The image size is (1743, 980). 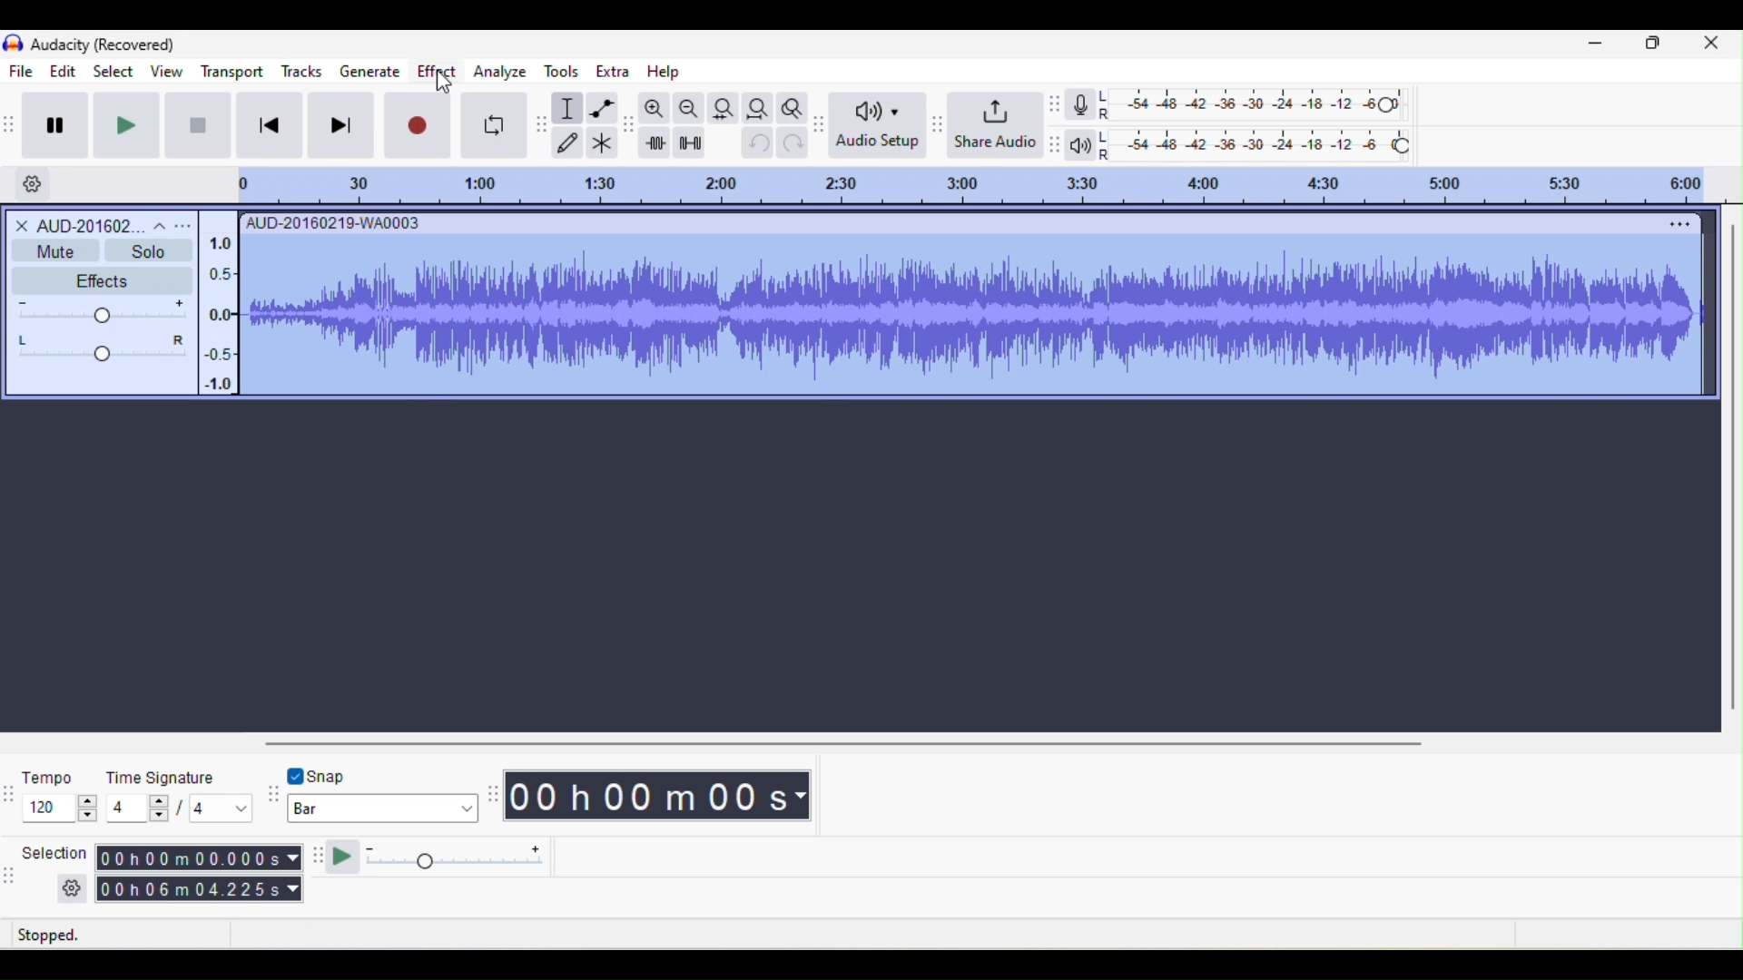 I want to click on silence audio selection, so click(x=689, y=142).